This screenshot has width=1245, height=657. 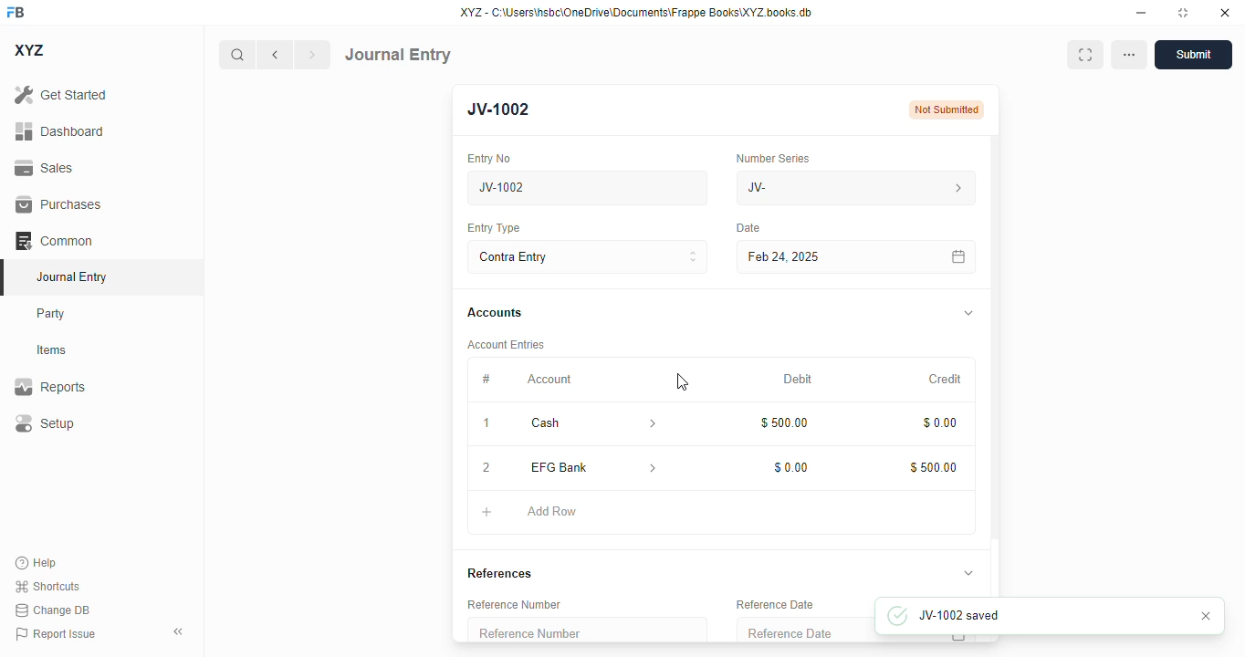 What do you see at coordinates (776, 604) in the screenshot?
I see `reference date` at bounding box center [776, 604].